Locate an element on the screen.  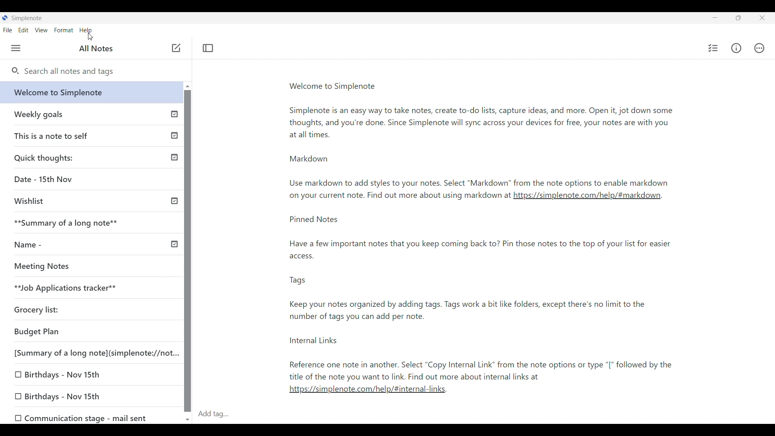
Date - 15th Nov is located at coordinates (92, 178).